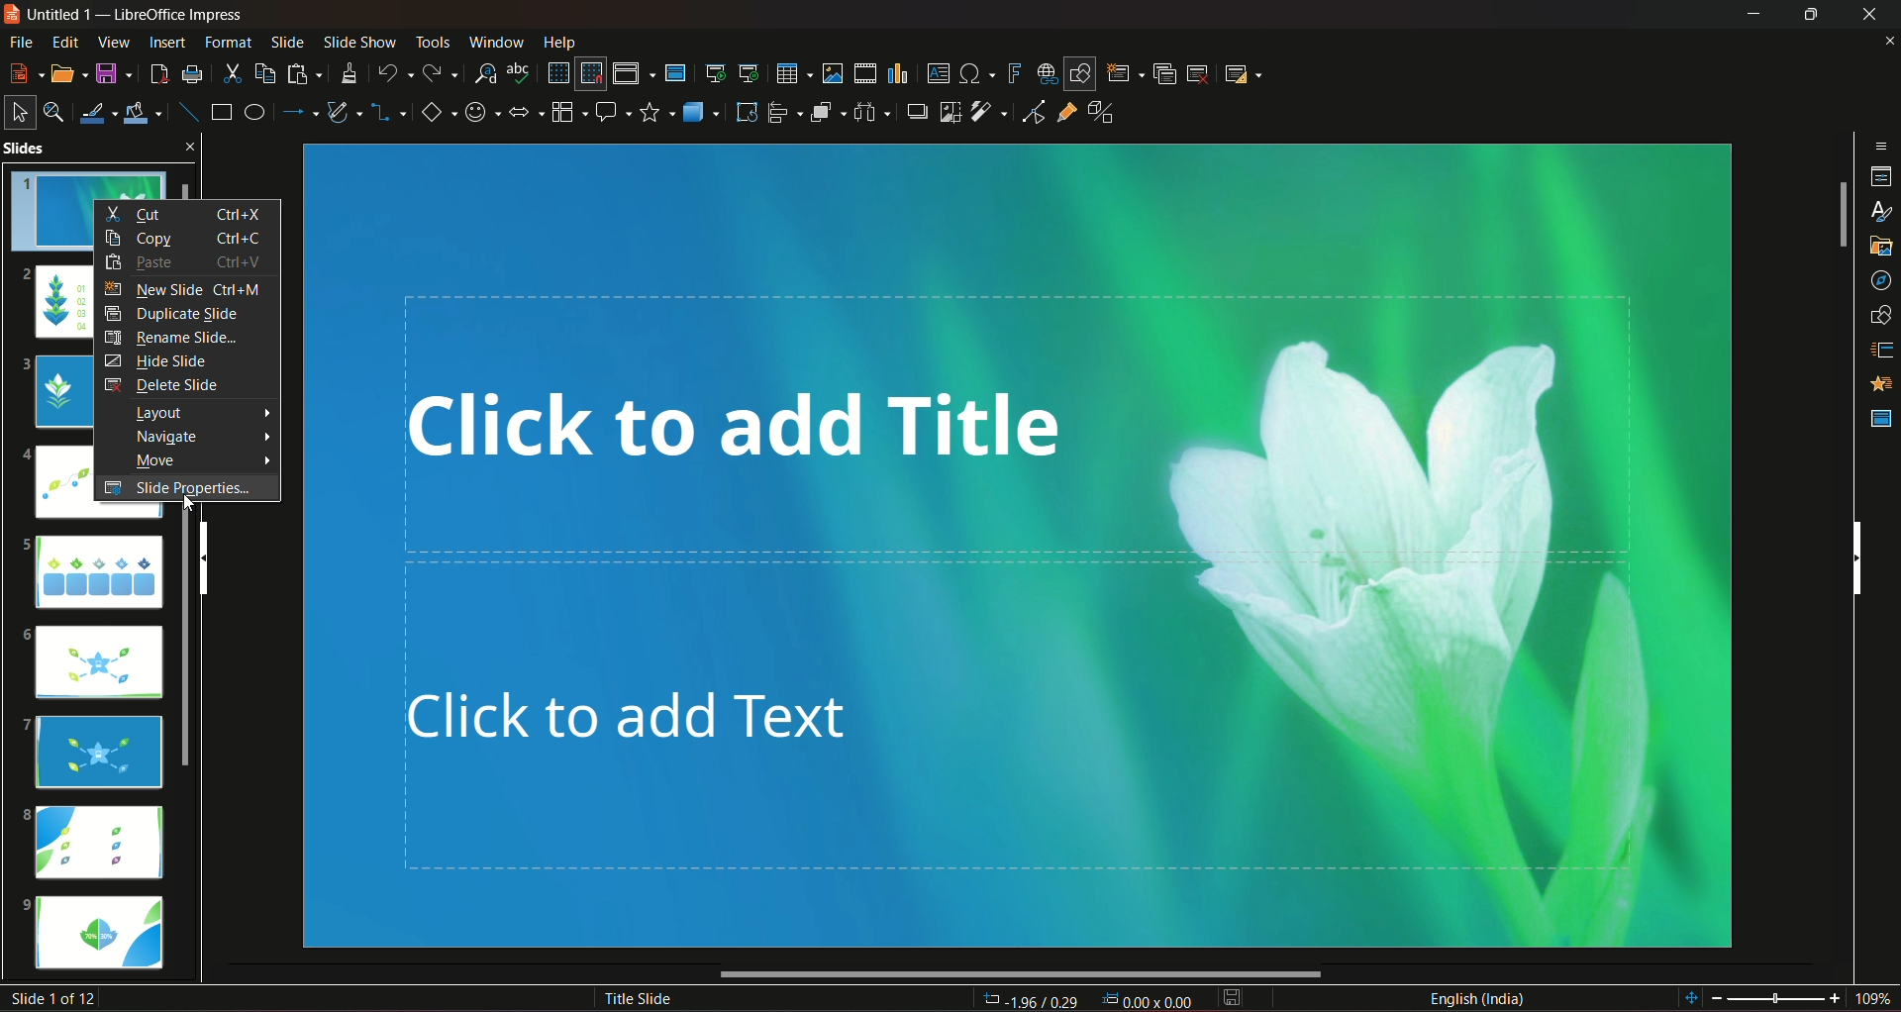  Describe the element at coordinates (1015, 73) in the screenshot. I see `insert fontwork` at that location.